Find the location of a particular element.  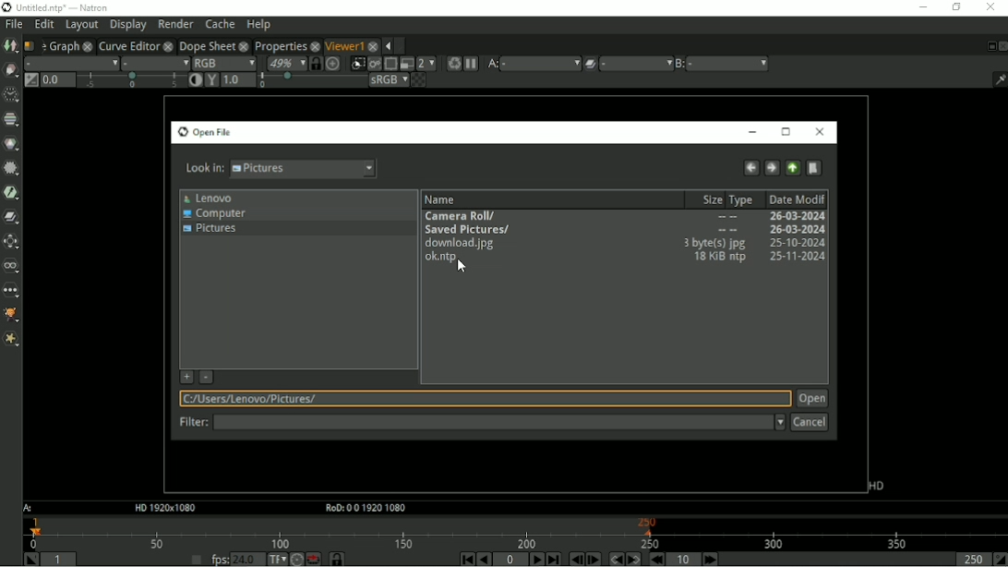

Synchronize is located at coordinates (338, 559).